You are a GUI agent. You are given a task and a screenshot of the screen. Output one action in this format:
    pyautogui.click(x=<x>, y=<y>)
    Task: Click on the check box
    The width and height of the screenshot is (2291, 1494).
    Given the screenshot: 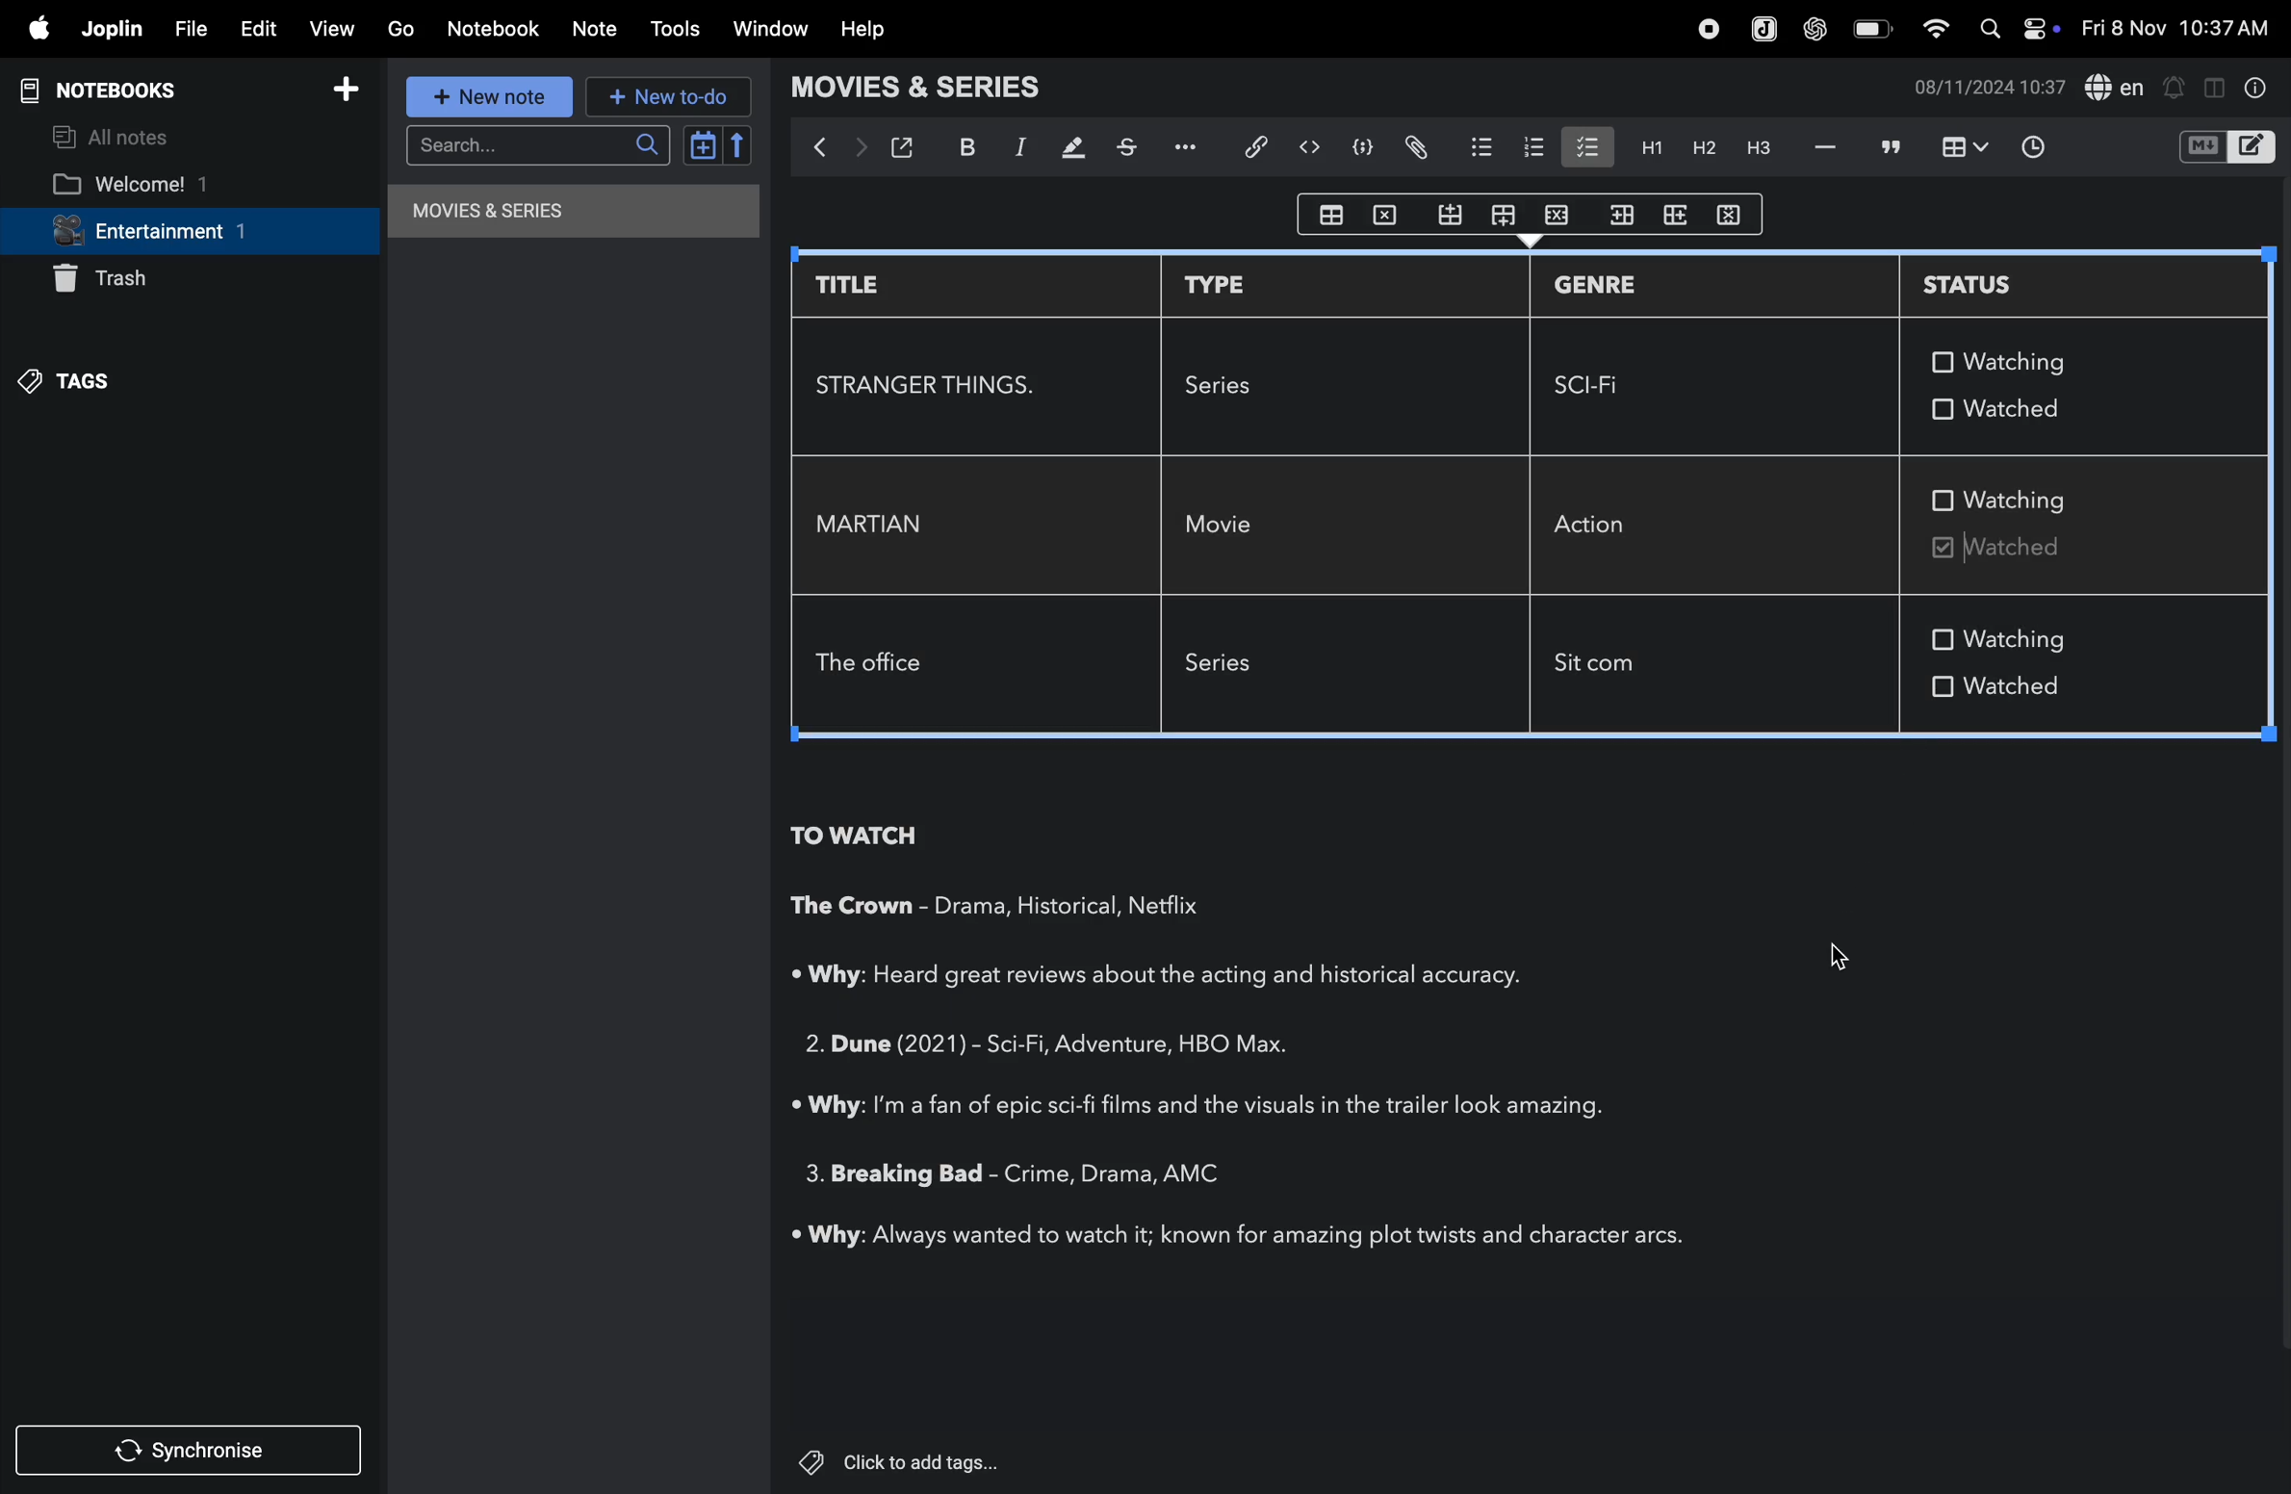 What is the action you would take?
    pyautogui.click(x=1938, y=407)
    